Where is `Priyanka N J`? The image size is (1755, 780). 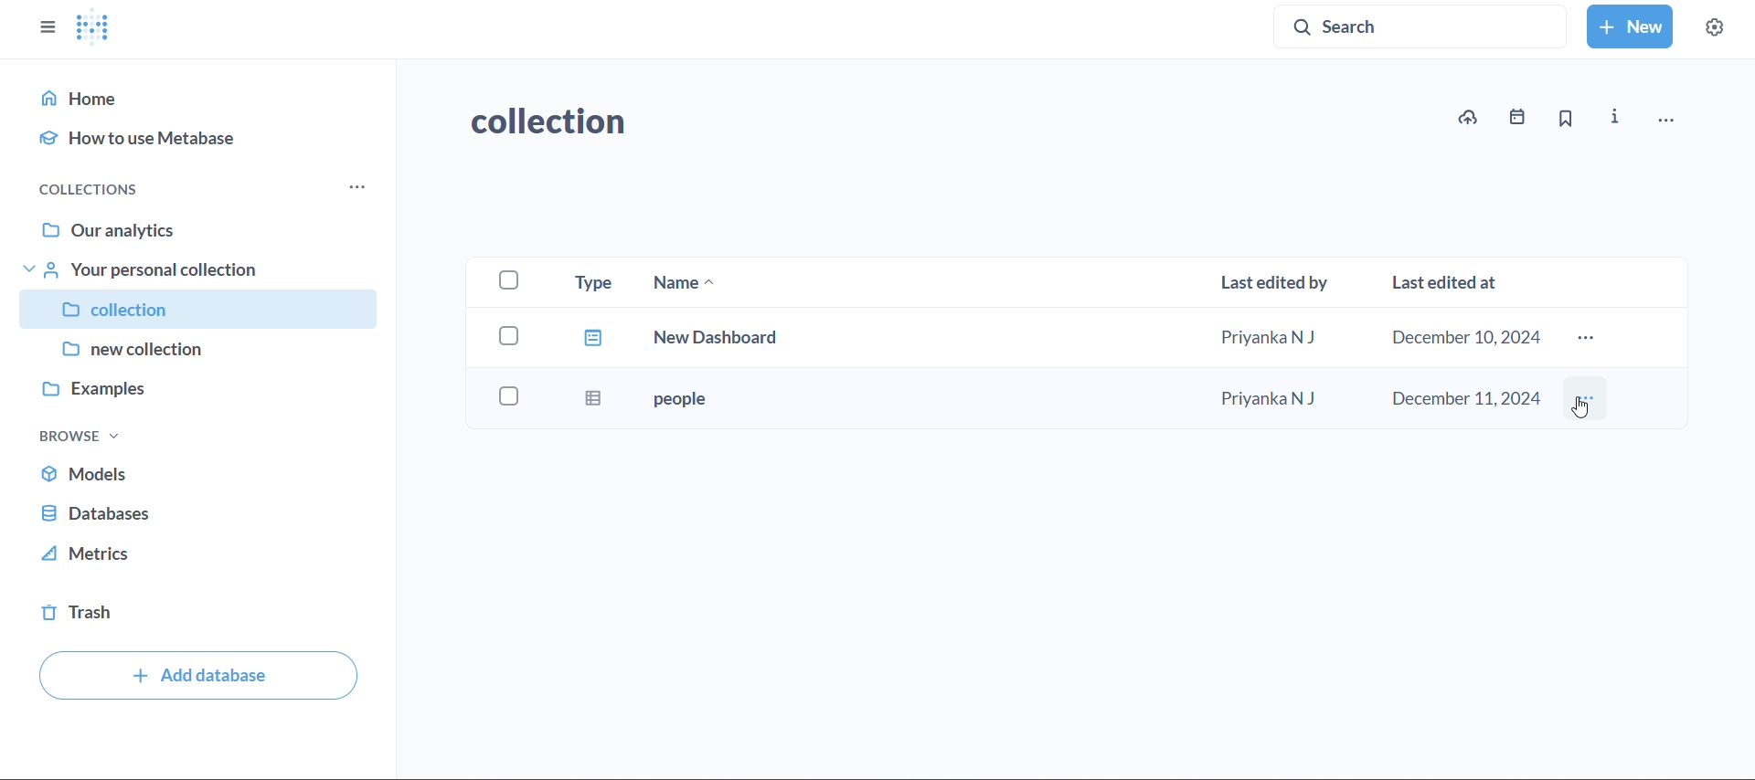 Priyanka N J is located at coordinates (1273, 335).